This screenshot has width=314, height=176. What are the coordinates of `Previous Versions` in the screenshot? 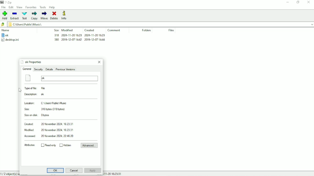 It's located at (66, 69).